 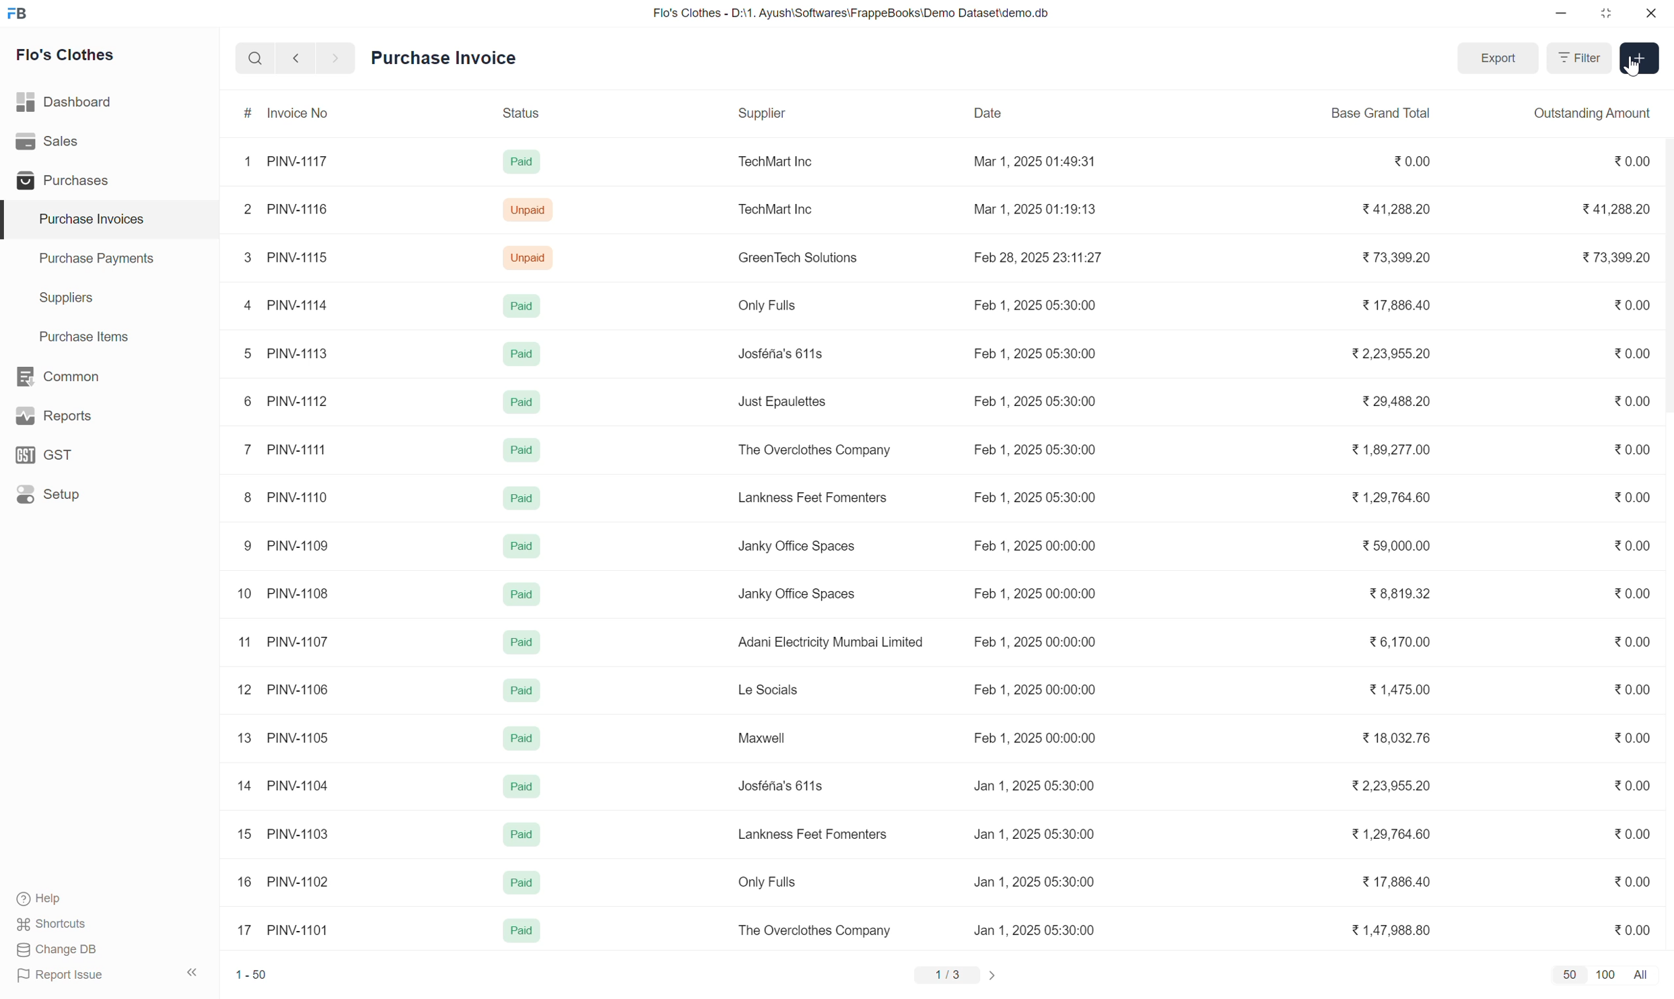 I want to click on 2,23,955.20, so click(x=1391, y=353).